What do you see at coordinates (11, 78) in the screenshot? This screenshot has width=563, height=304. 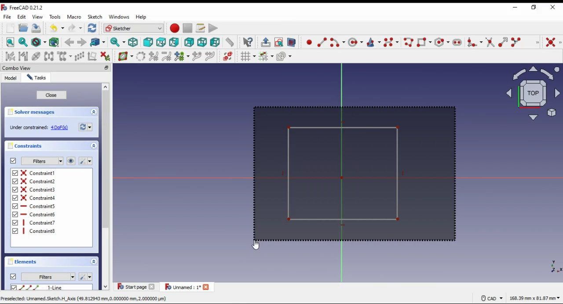 I see `model` at bounding box center [11, 78].